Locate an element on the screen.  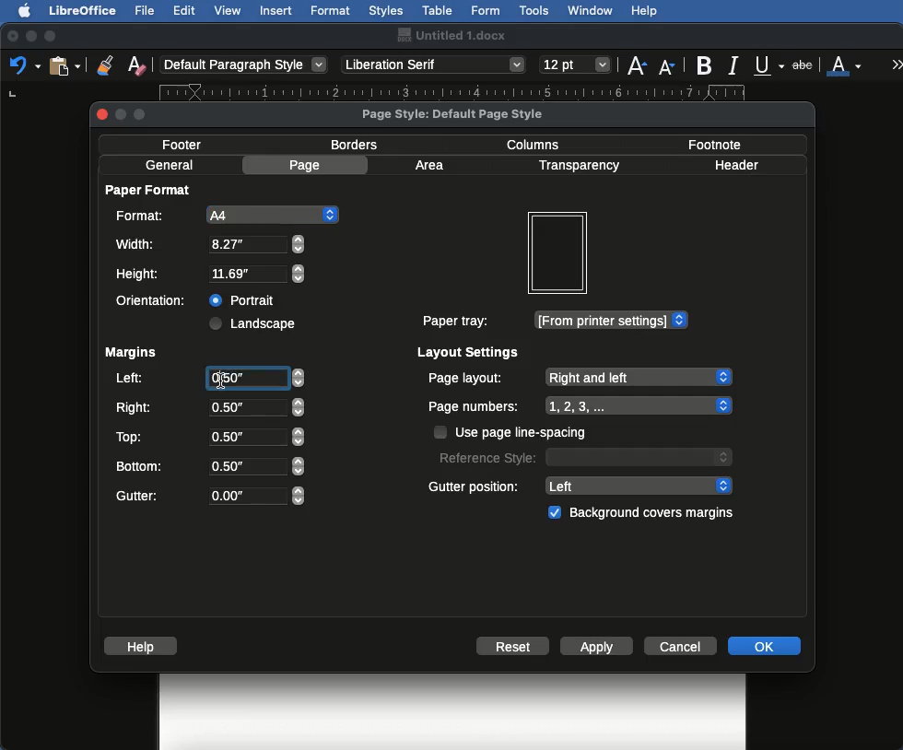
Paper format is located at coordinates (149, 189).